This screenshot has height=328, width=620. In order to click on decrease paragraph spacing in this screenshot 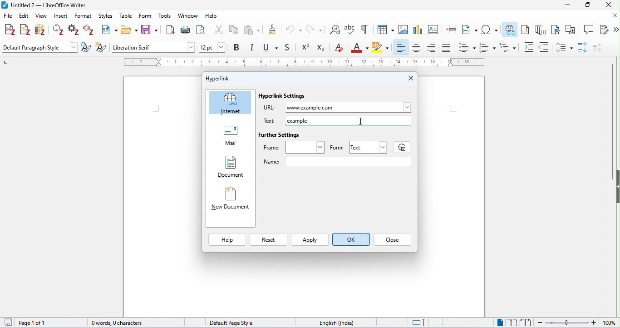, I will do `click(597, 47)`.